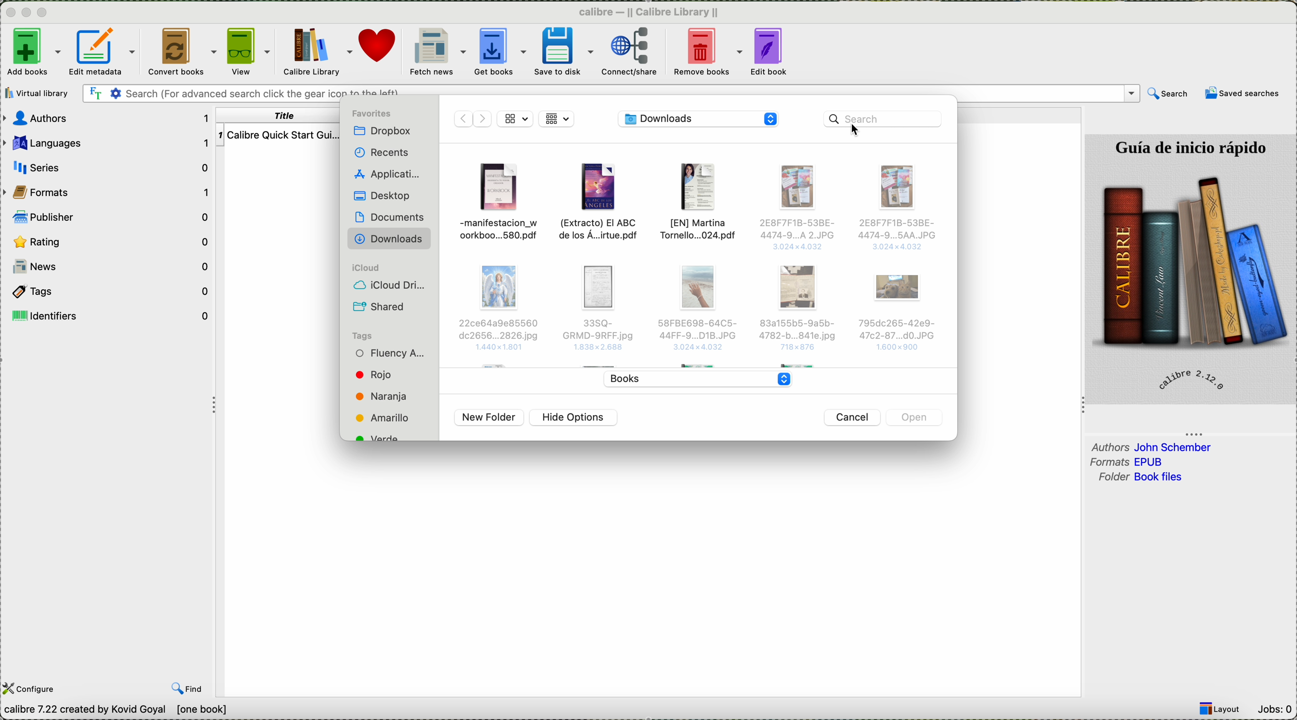  I want to click on grid view, so click(516, 118).